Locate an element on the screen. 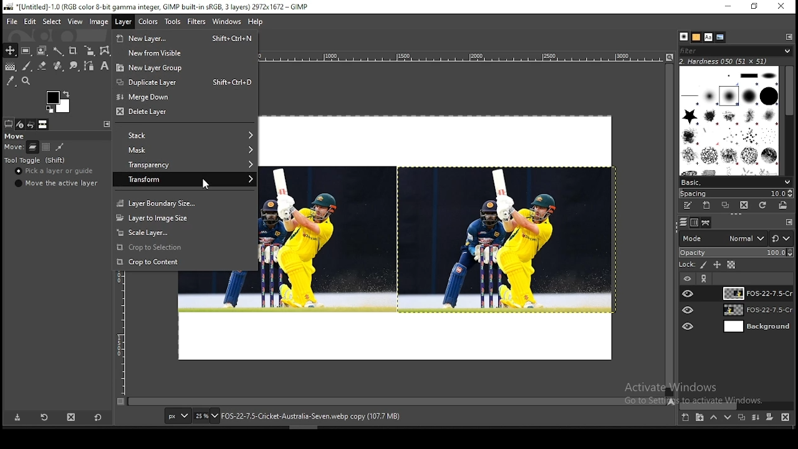 This screenshot has height=449, width=798. merge layer is located at coordinates (756, 417).